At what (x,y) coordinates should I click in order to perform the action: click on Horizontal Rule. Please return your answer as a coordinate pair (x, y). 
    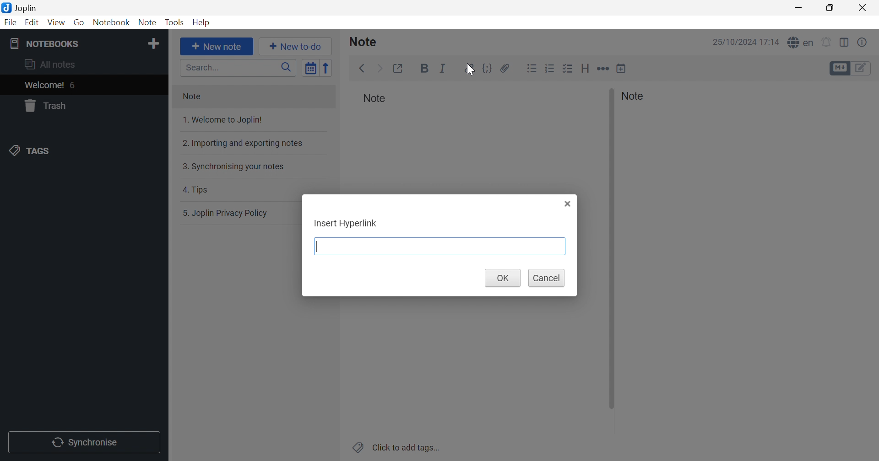
    Looking at the image, I should click on (603, 68).